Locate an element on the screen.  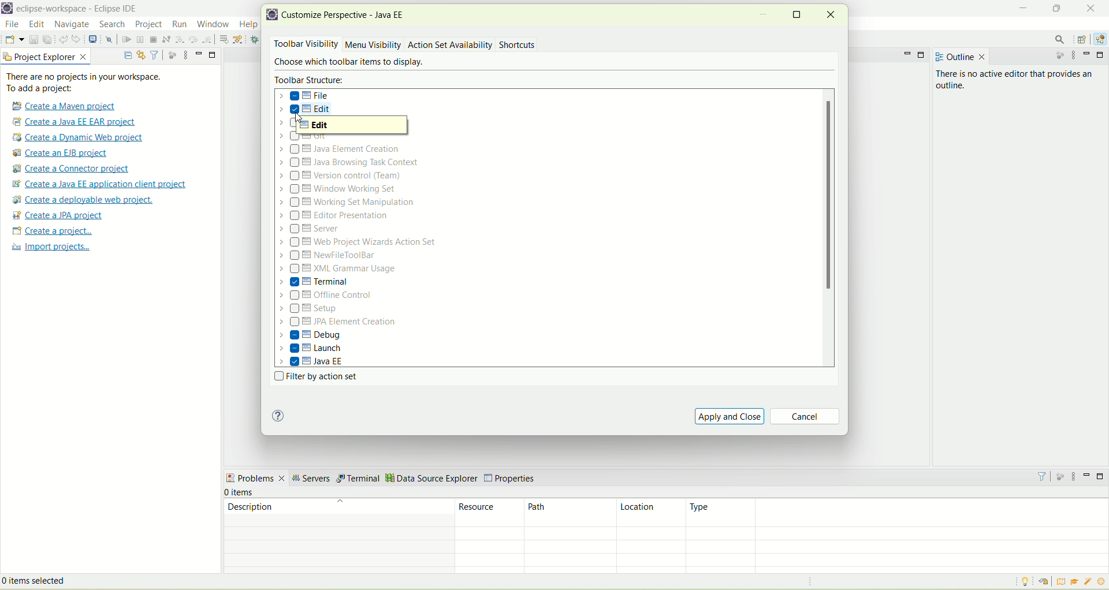
filter by action set is located at coordinates (313, 378).